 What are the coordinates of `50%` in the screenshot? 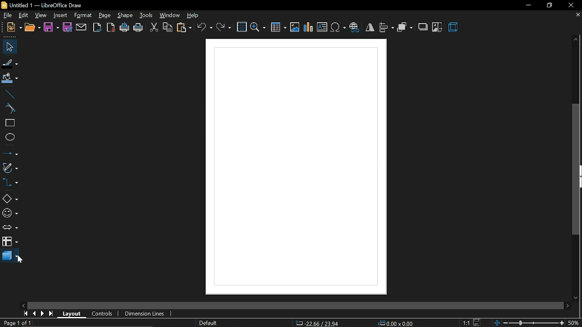 It's located at (575, 322).